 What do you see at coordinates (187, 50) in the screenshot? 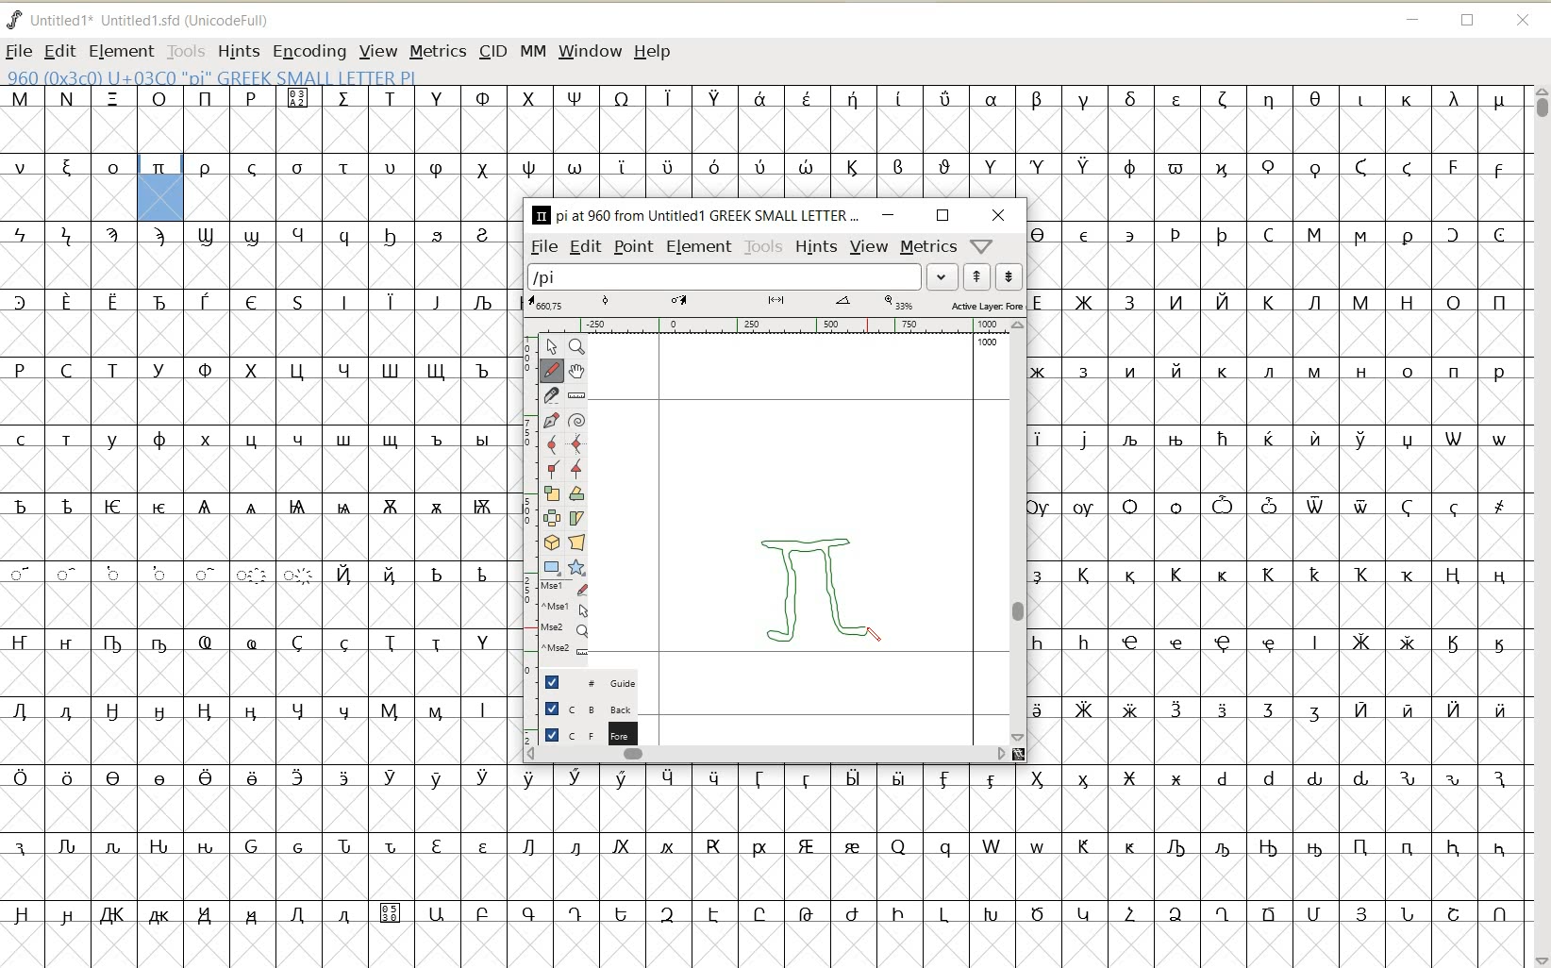
I see `TOOLS` at bounding box center [187, 50].